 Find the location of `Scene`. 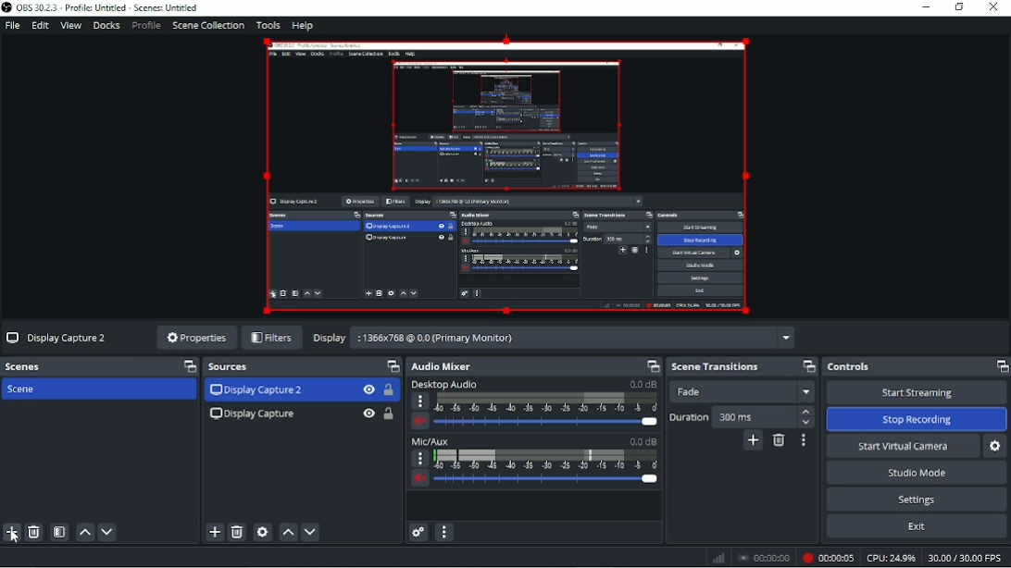

Scene is located at coordinates (33, 390).